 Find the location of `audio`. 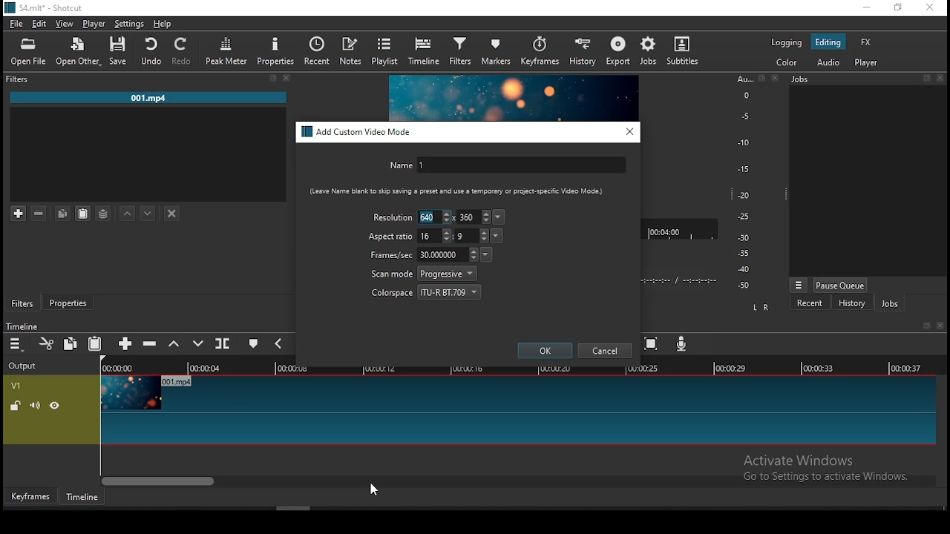

audio is located at coordinates (828, 62).